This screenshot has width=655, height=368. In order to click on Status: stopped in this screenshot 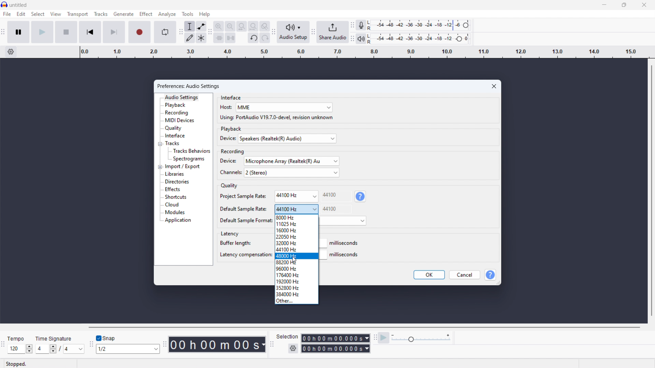, I will do `click(17, 364)`.